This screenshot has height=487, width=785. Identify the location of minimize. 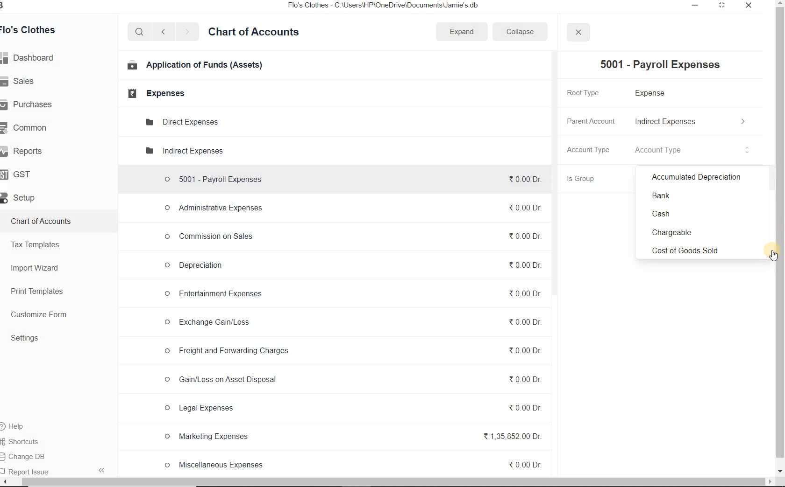
(695, 6).